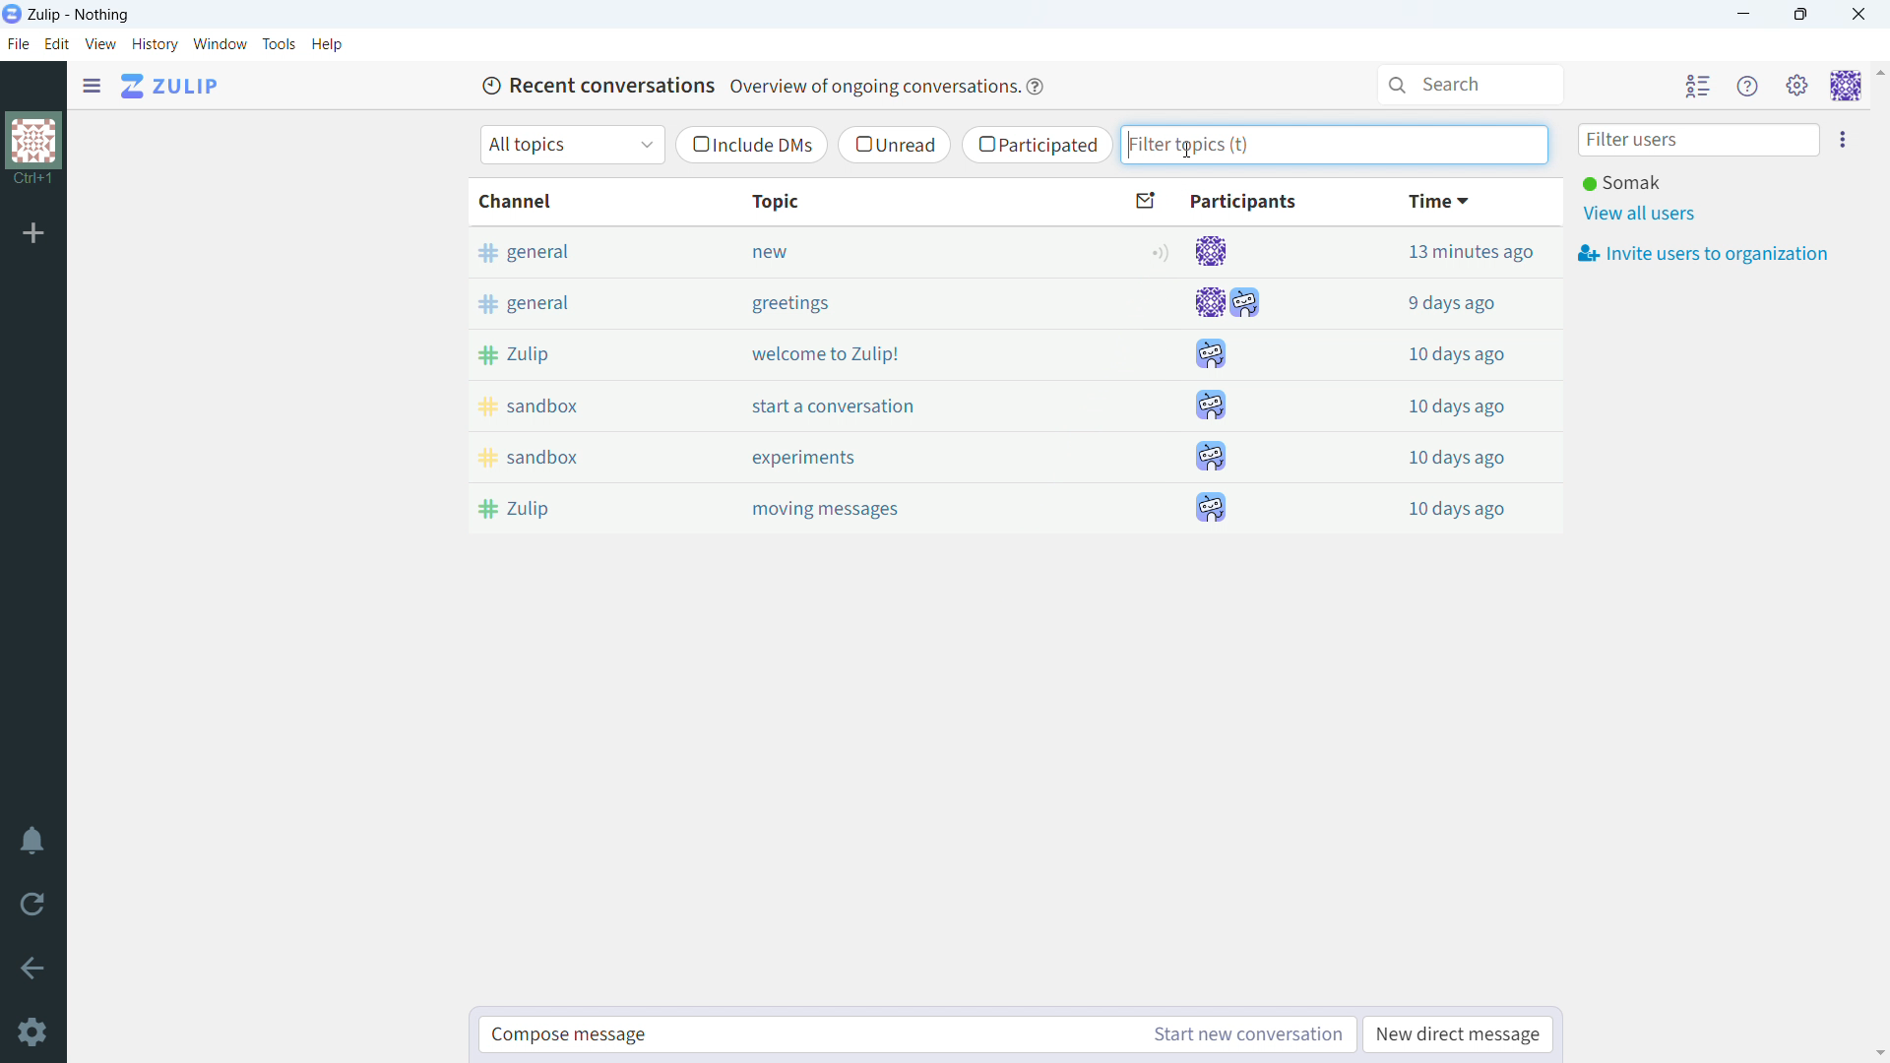 This screenshot has width=1890, height=1063. What do you see at coordinates (1698, 86) in the screenshot?
I see `hide all users` at bounding box center [1698, 86].